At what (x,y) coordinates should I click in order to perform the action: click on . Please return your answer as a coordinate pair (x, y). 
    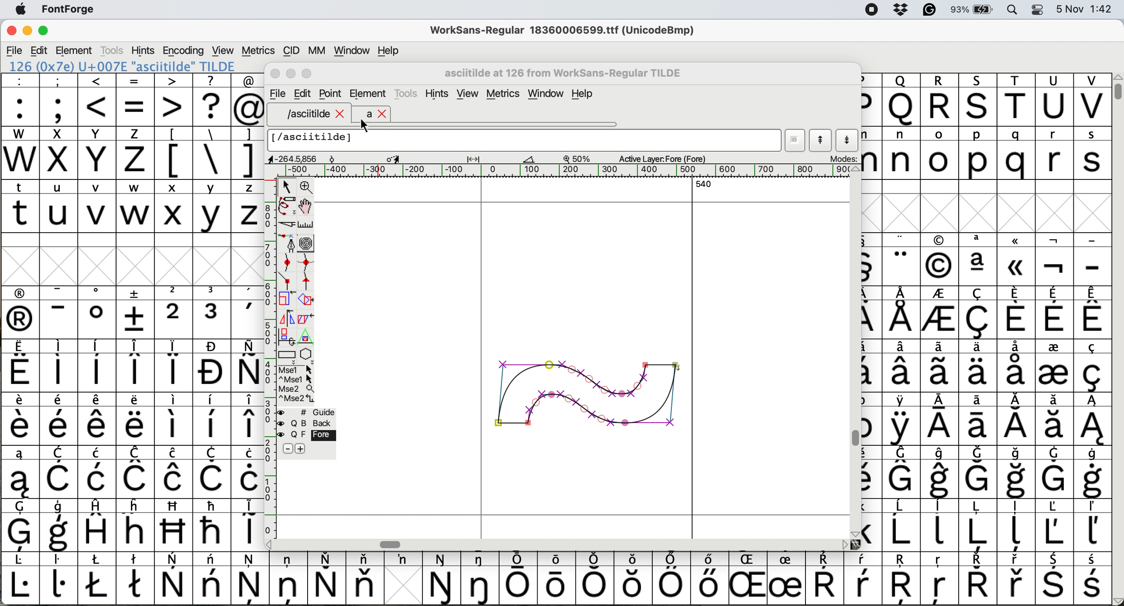
    Looking at the image, I should click on (1017, 259).